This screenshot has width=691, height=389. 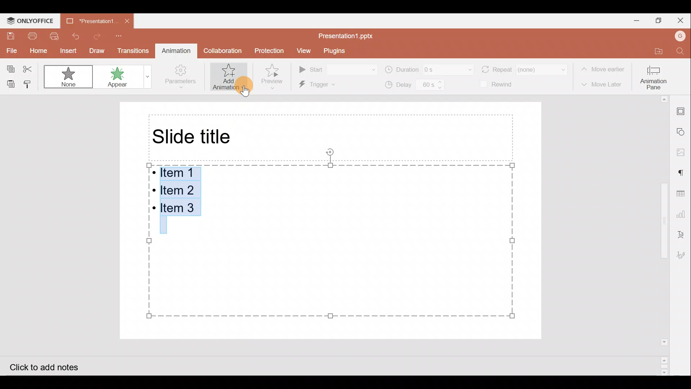 What do you see at coordinates (239, 88) in the screenshot?
I see `Cursor on animation` at bounding box center [239, 88].